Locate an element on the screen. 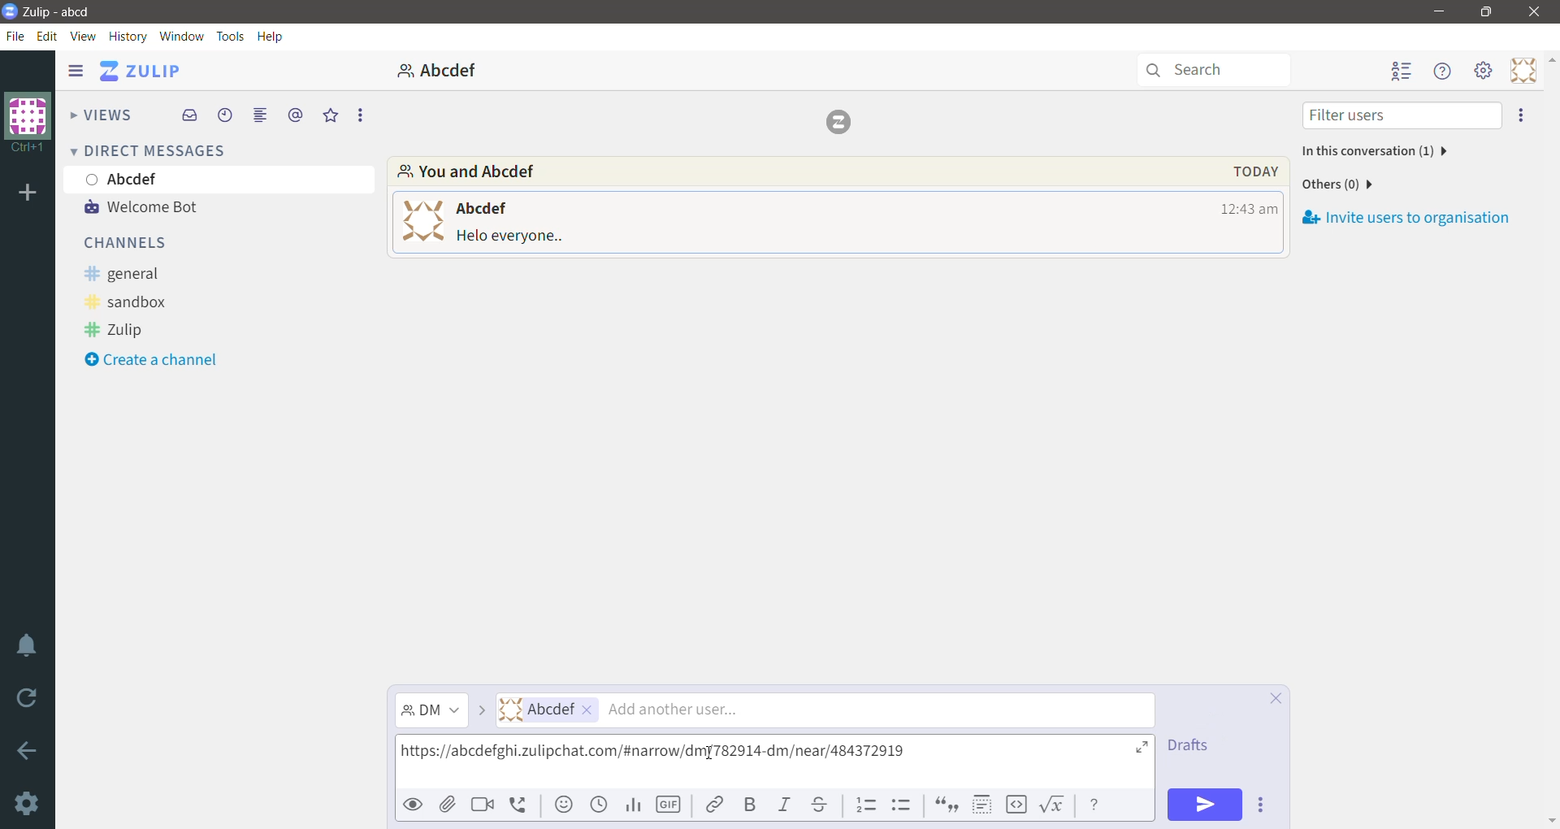  Italic is located at coordinates (783, 804).